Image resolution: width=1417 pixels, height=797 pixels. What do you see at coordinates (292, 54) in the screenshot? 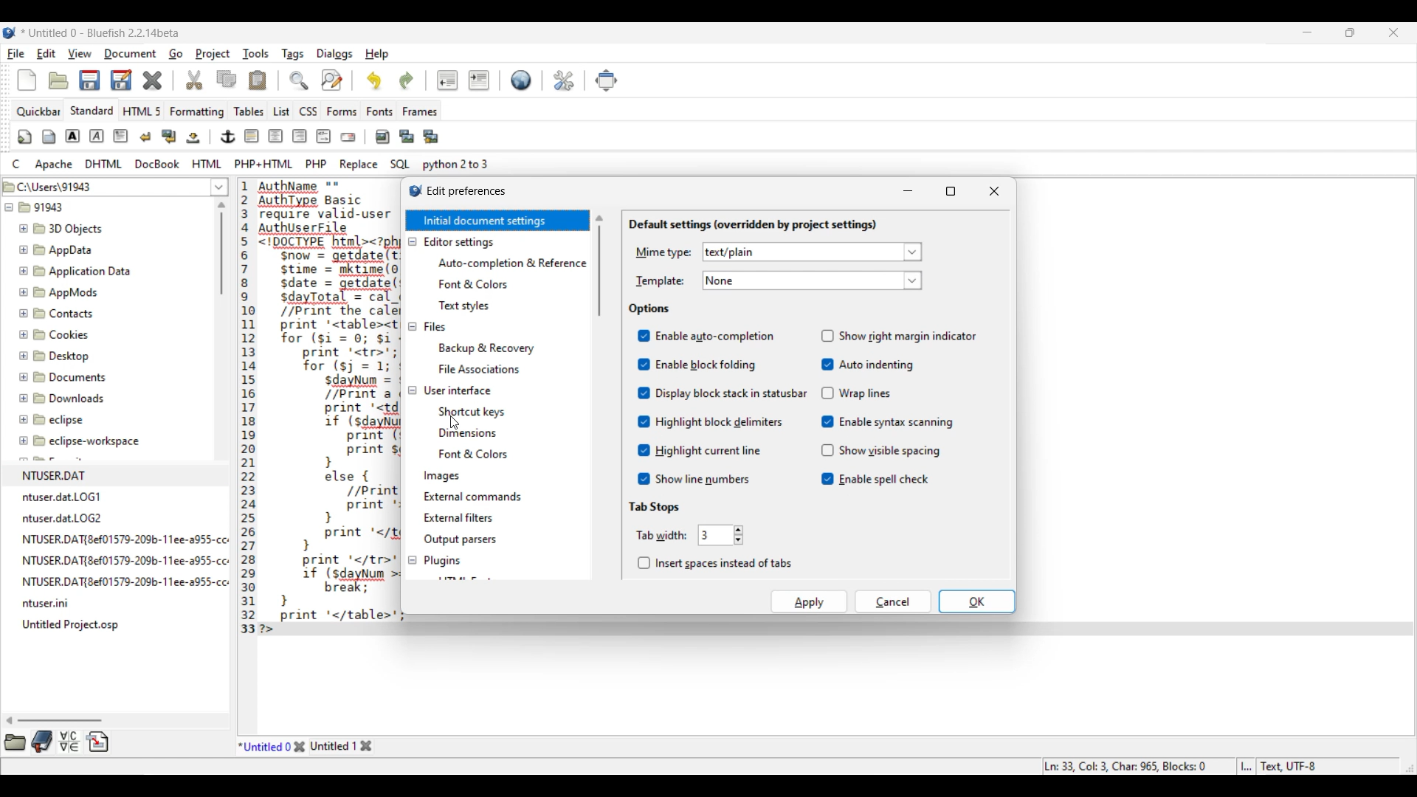
I see `Tags menu` at bounding box center [292, 54].